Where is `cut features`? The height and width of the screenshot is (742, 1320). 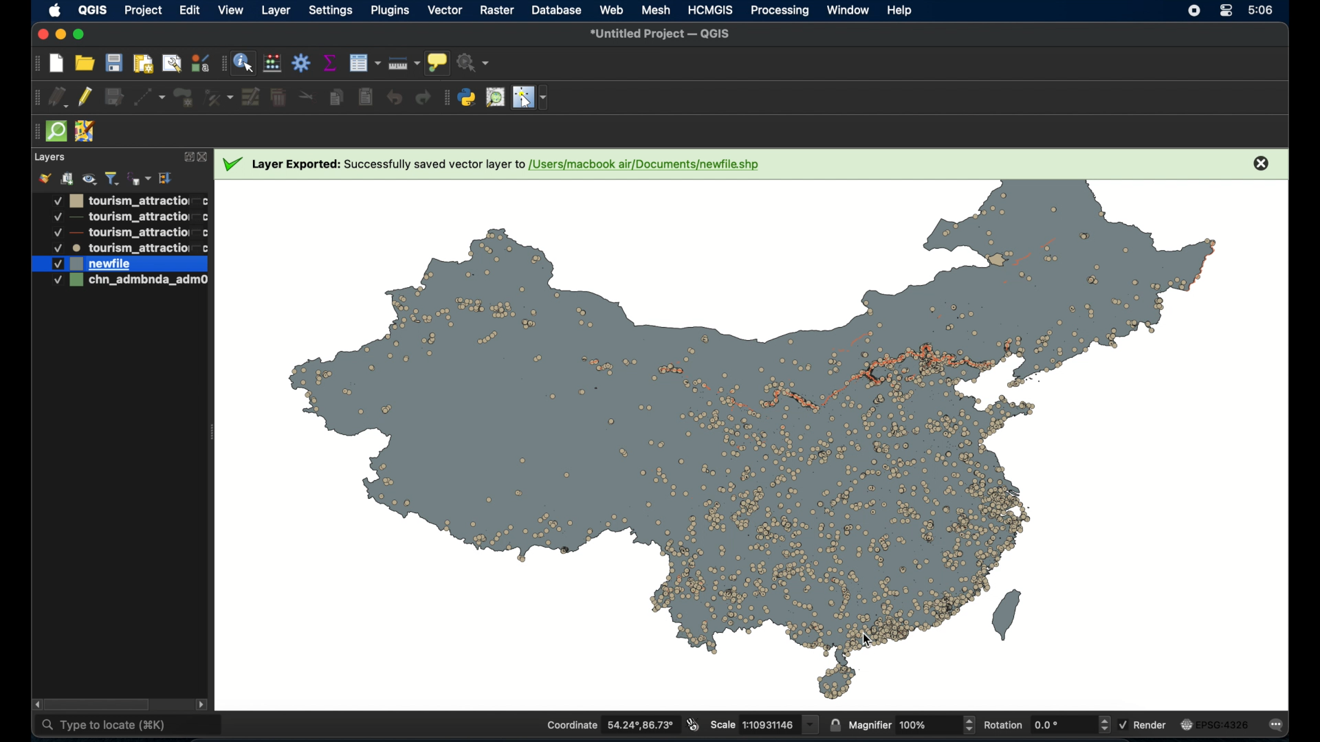
cut features is located at coordinates (309, 95).